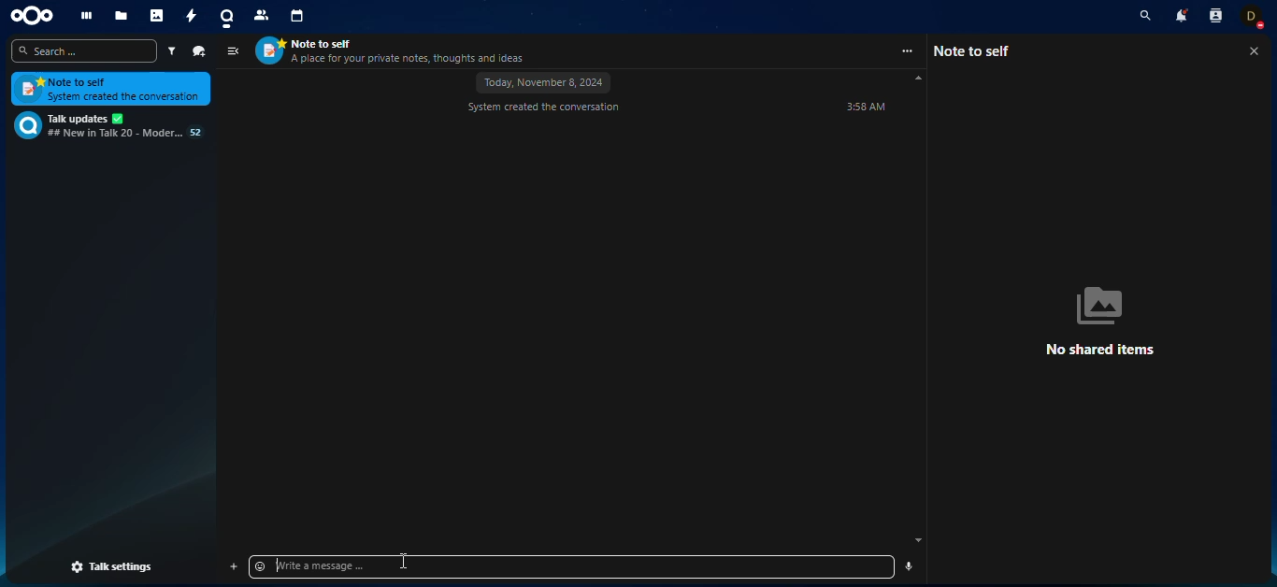 The height and width of the screenshot is (587, 1277). I want to click on photos, so click(159, 16).